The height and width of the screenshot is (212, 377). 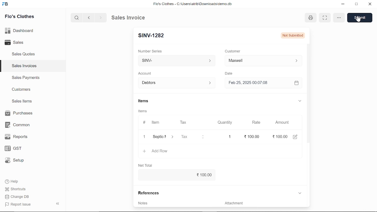 I want to click on Amount, so click(x=282, y=123).